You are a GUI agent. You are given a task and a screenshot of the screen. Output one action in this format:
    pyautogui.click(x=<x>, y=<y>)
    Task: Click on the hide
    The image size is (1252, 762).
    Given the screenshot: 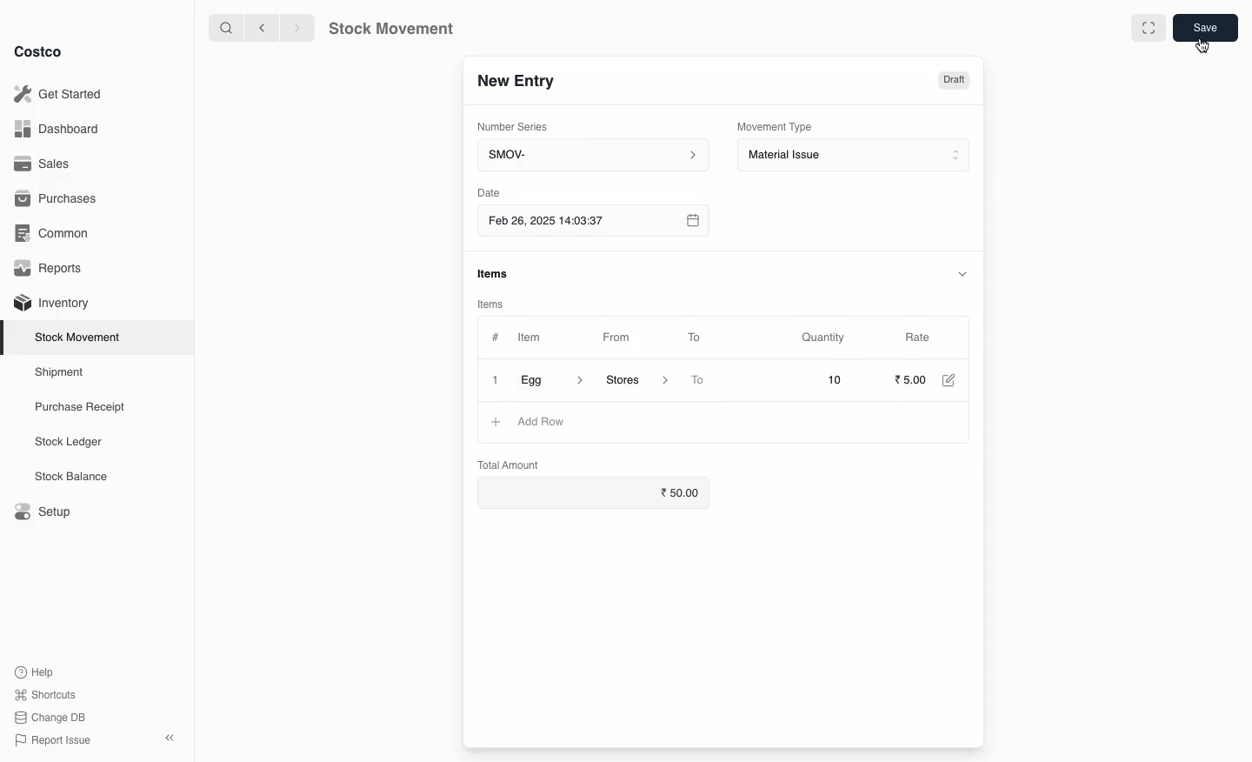 What is the action you would take?
    pyautogui.click(x=965, y=272)
    